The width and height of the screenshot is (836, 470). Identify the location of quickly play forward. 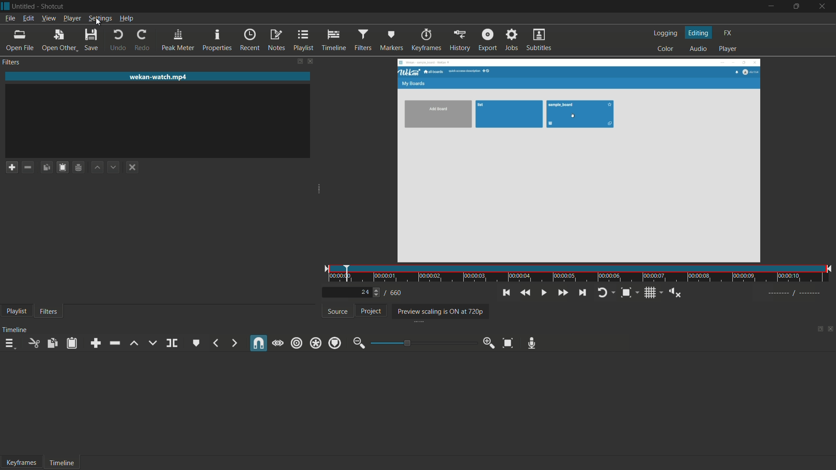
(563, 293).